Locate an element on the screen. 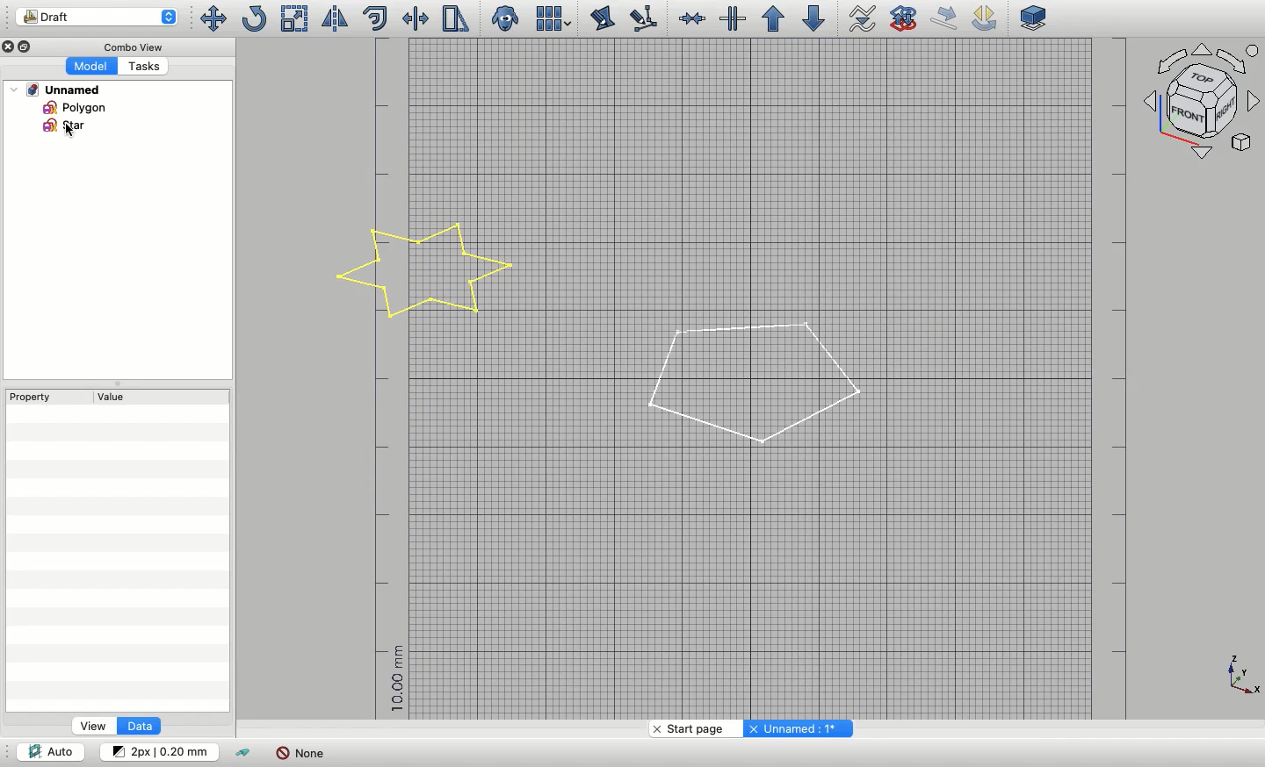 The image size is (1265, 767). Star is located at coordinates (64, 126).